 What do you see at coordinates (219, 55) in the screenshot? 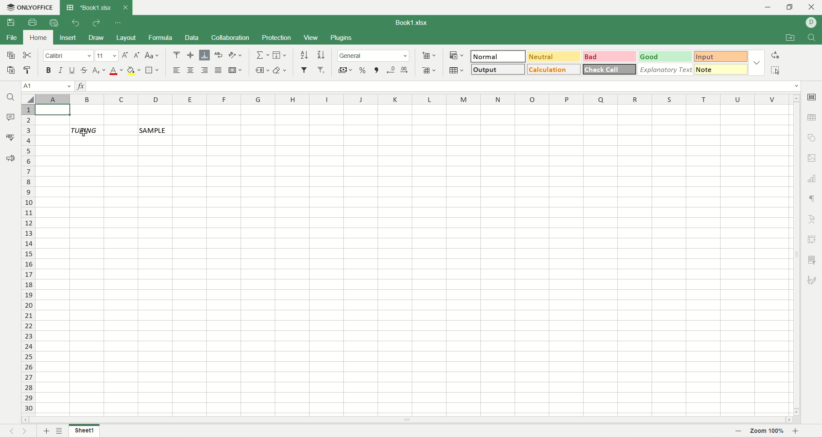
I see `wrap text` at bounding box center [219, 55].